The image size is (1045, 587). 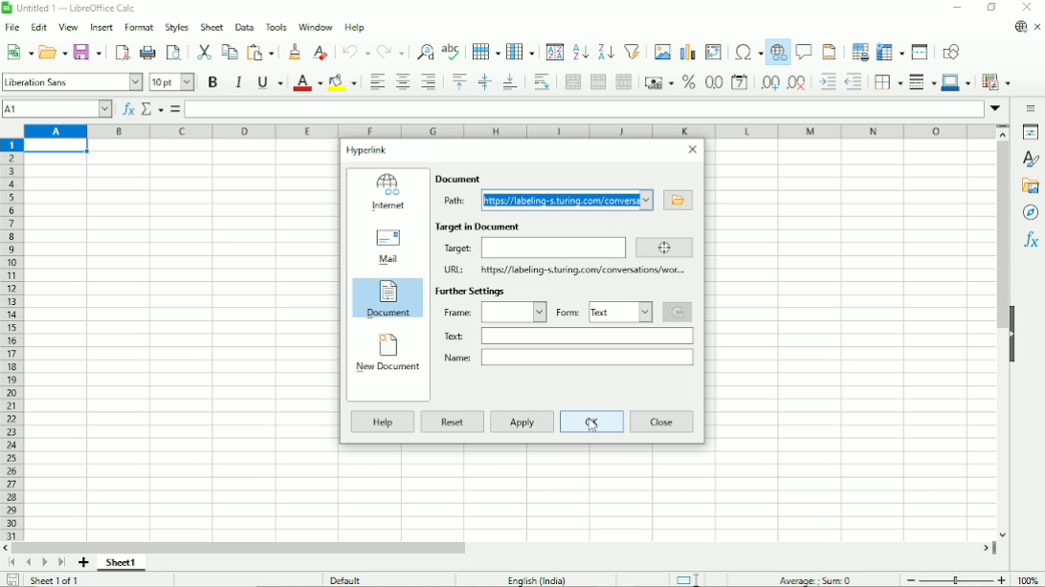 I want to click on Input, so click(x=512, y=312).